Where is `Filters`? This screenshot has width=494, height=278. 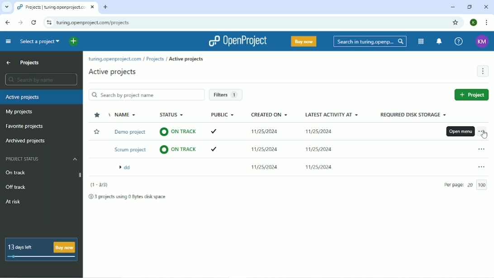
Filters is located at coordinates (227, 95).